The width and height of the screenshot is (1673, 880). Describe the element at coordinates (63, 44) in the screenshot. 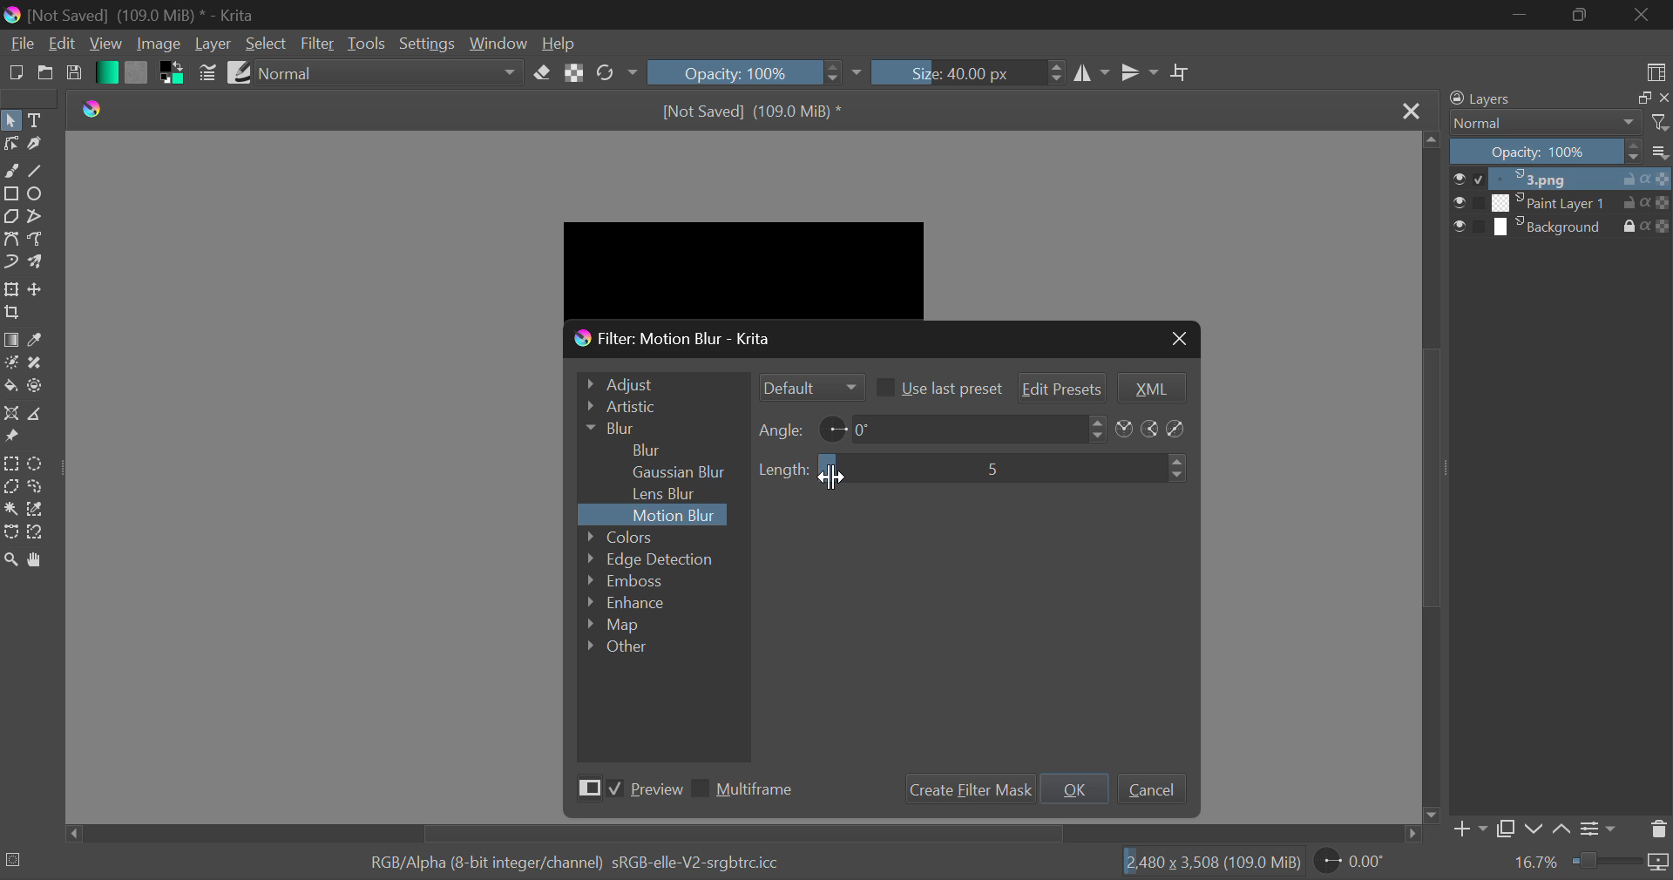

I see `Edit` at that location.